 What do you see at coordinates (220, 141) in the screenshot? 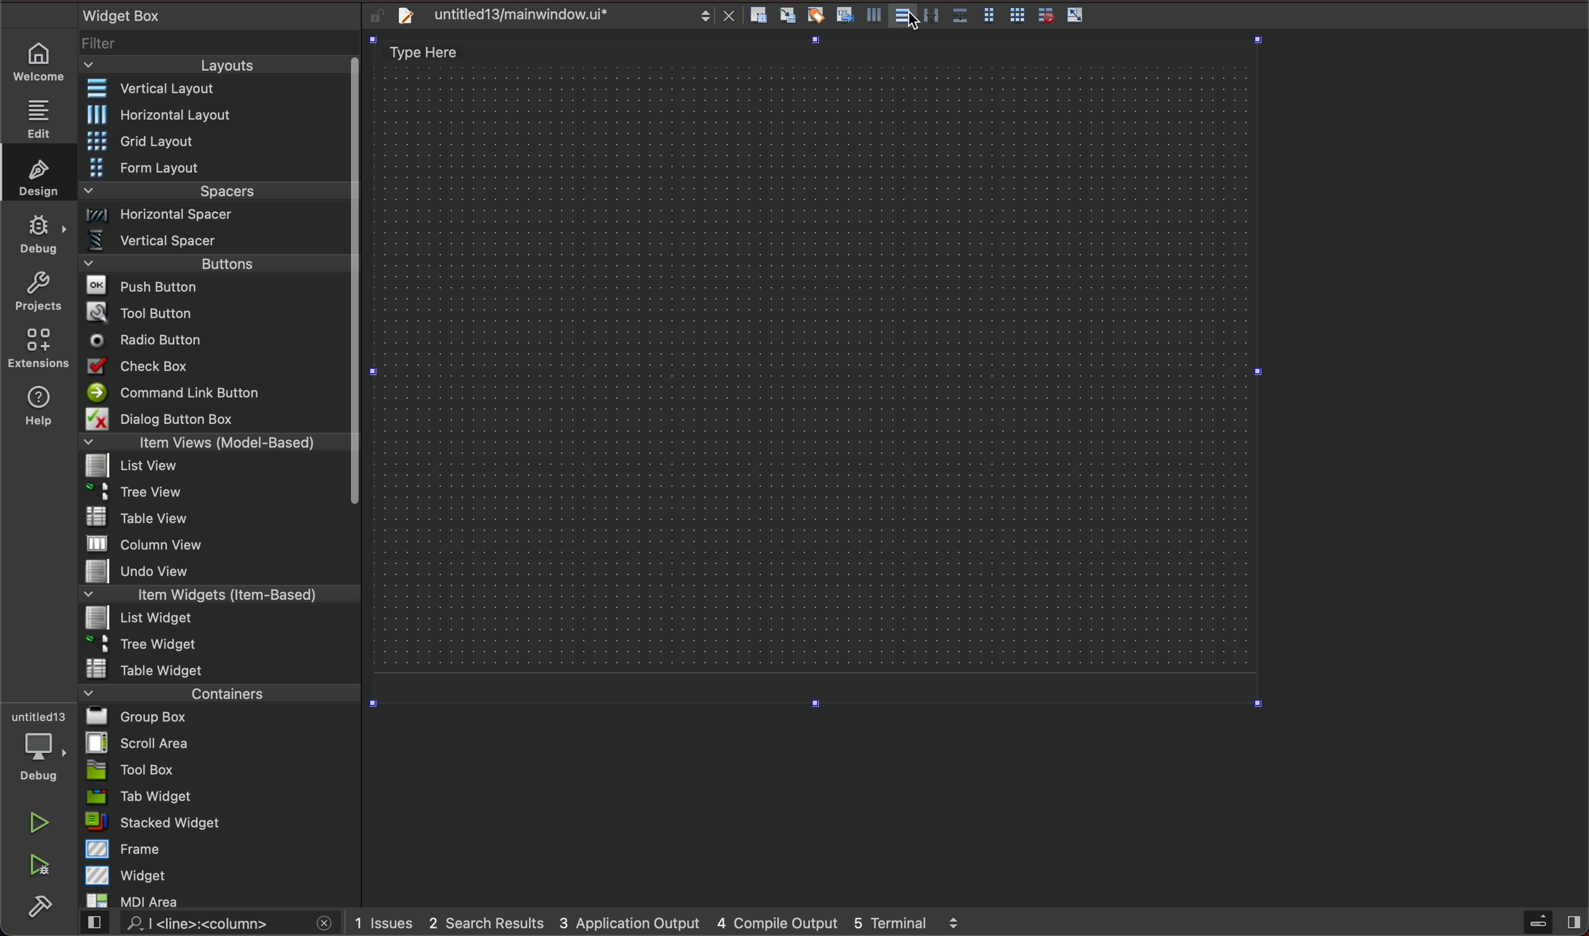
I see `grid layout` at bounding box center [220, 141].